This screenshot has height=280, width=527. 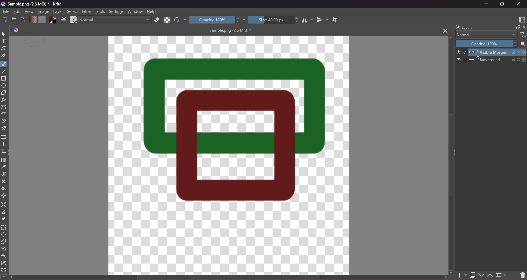 What do you see at coordinates (4, 205) in the screenshot?
I see `Assistant` at bounding box center [4, 205].